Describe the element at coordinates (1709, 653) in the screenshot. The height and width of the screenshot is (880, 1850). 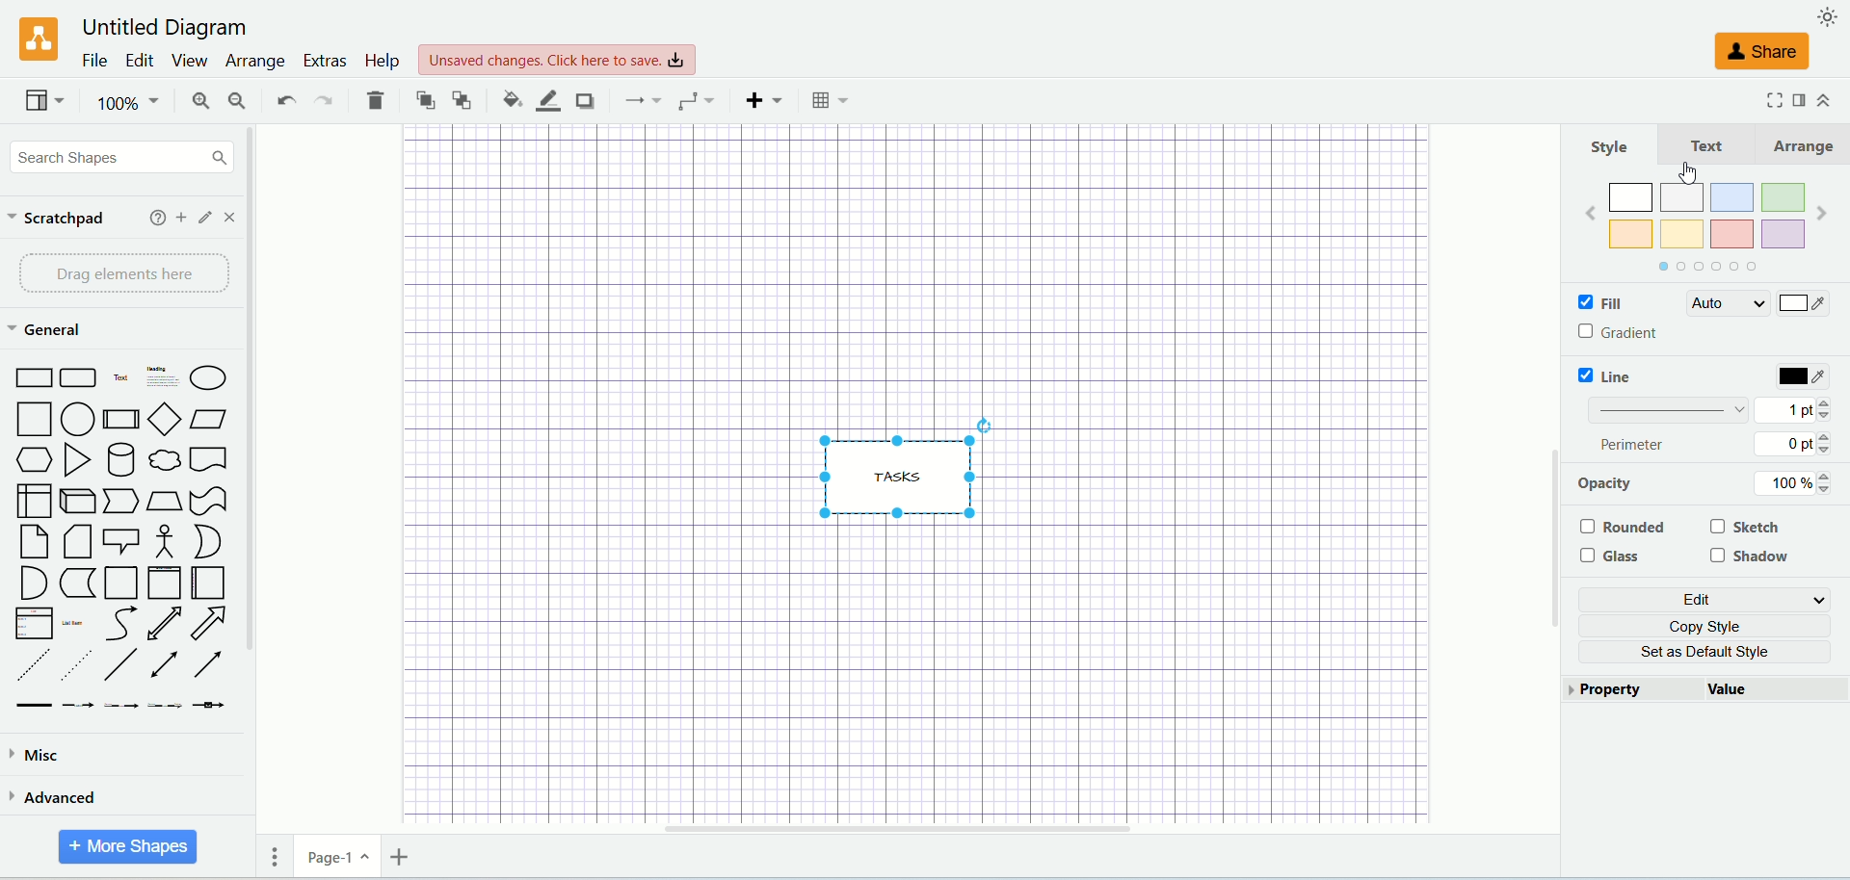
I see `set as default style` at that location.